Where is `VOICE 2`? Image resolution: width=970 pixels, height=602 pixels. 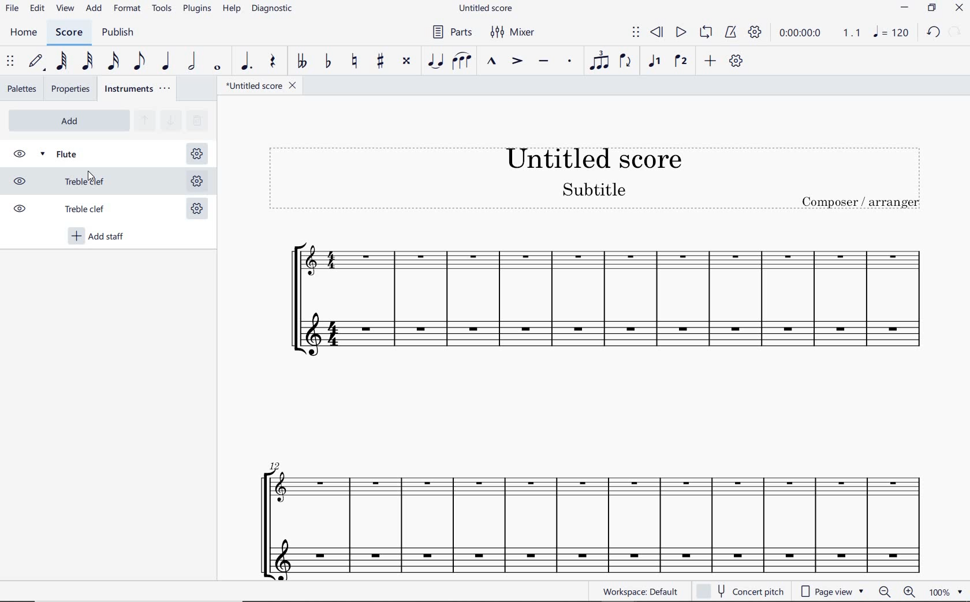 VOICE 2 is located at coordinates (680, 62).